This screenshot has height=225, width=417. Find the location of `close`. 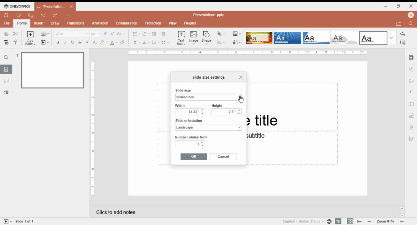

close is located at coordinates (411, 6).